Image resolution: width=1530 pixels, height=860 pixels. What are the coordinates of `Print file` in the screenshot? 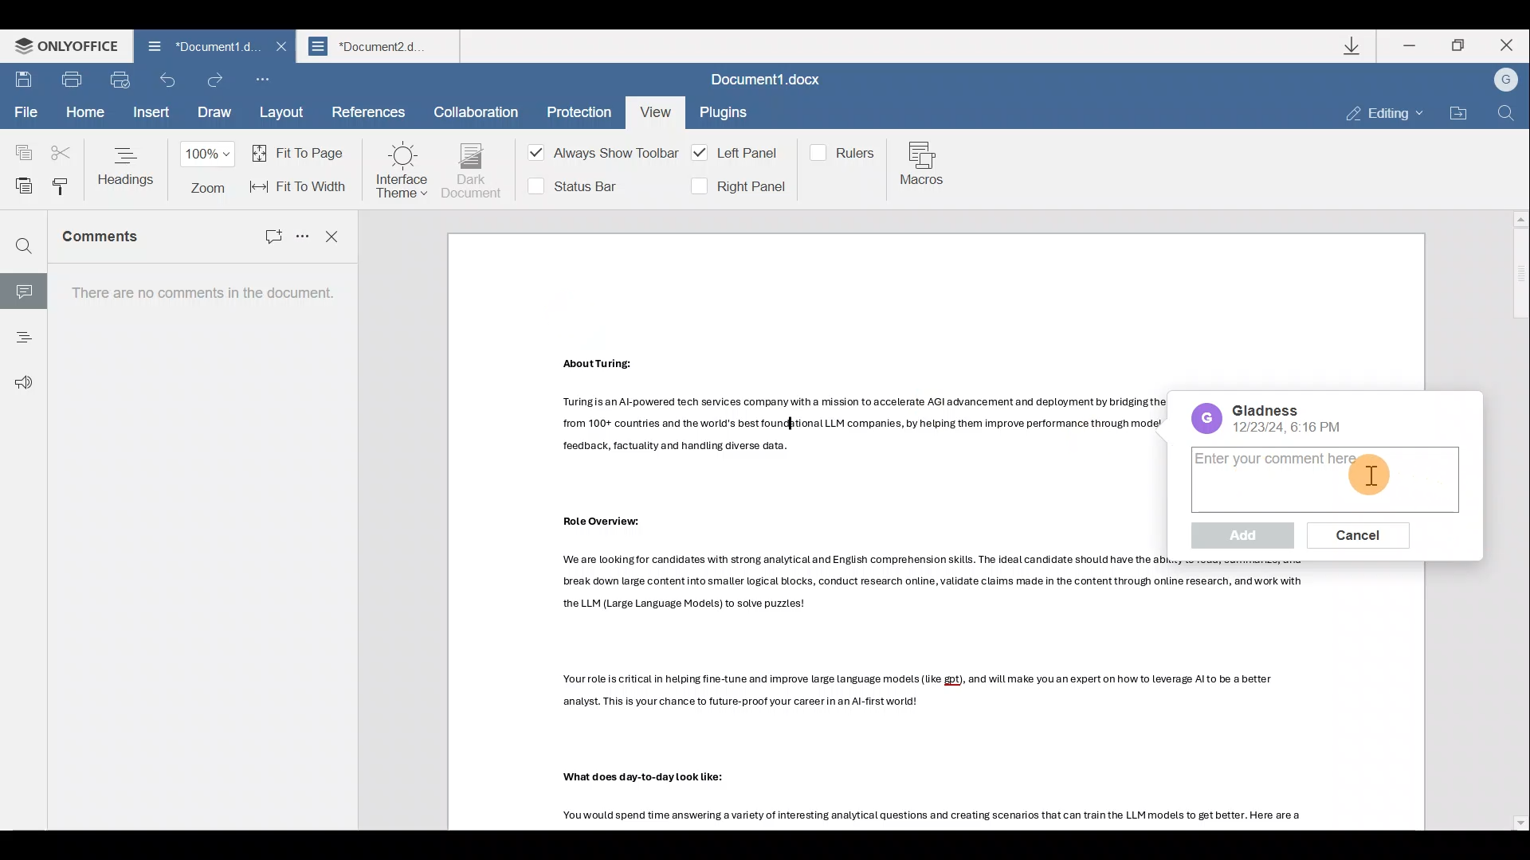 It's located at (76, 82).